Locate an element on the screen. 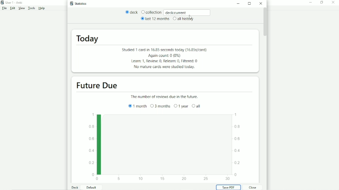  Cursor is located at coordinates (191, 17).